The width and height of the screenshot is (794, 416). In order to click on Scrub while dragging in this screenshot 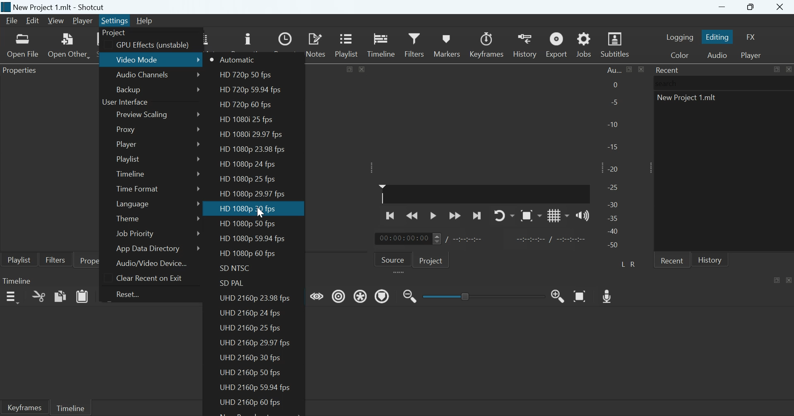, I will do `click(317, 295)`.